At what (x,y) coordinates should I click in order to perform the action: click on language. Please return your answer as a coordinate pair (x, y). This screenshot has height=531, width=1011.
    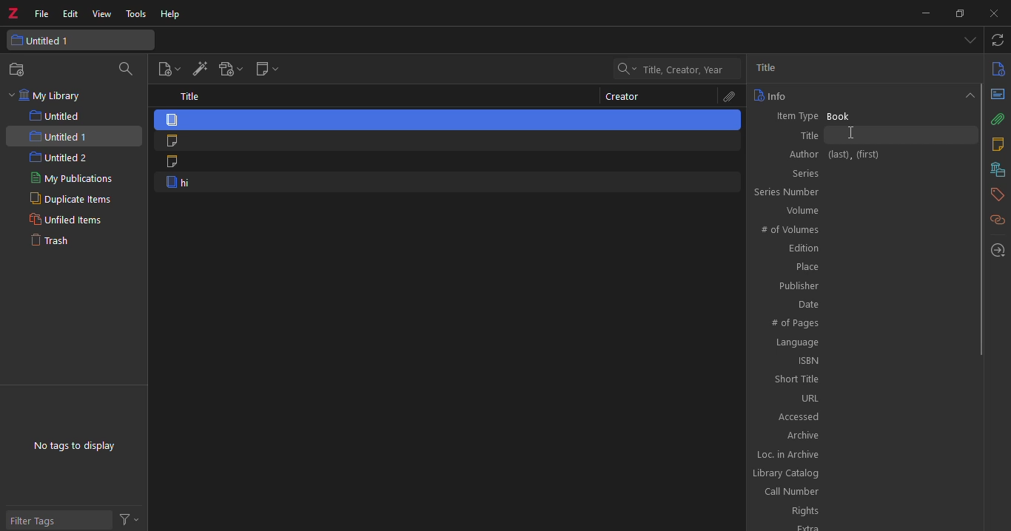
    Looking at the image, I should click on (861, 343).